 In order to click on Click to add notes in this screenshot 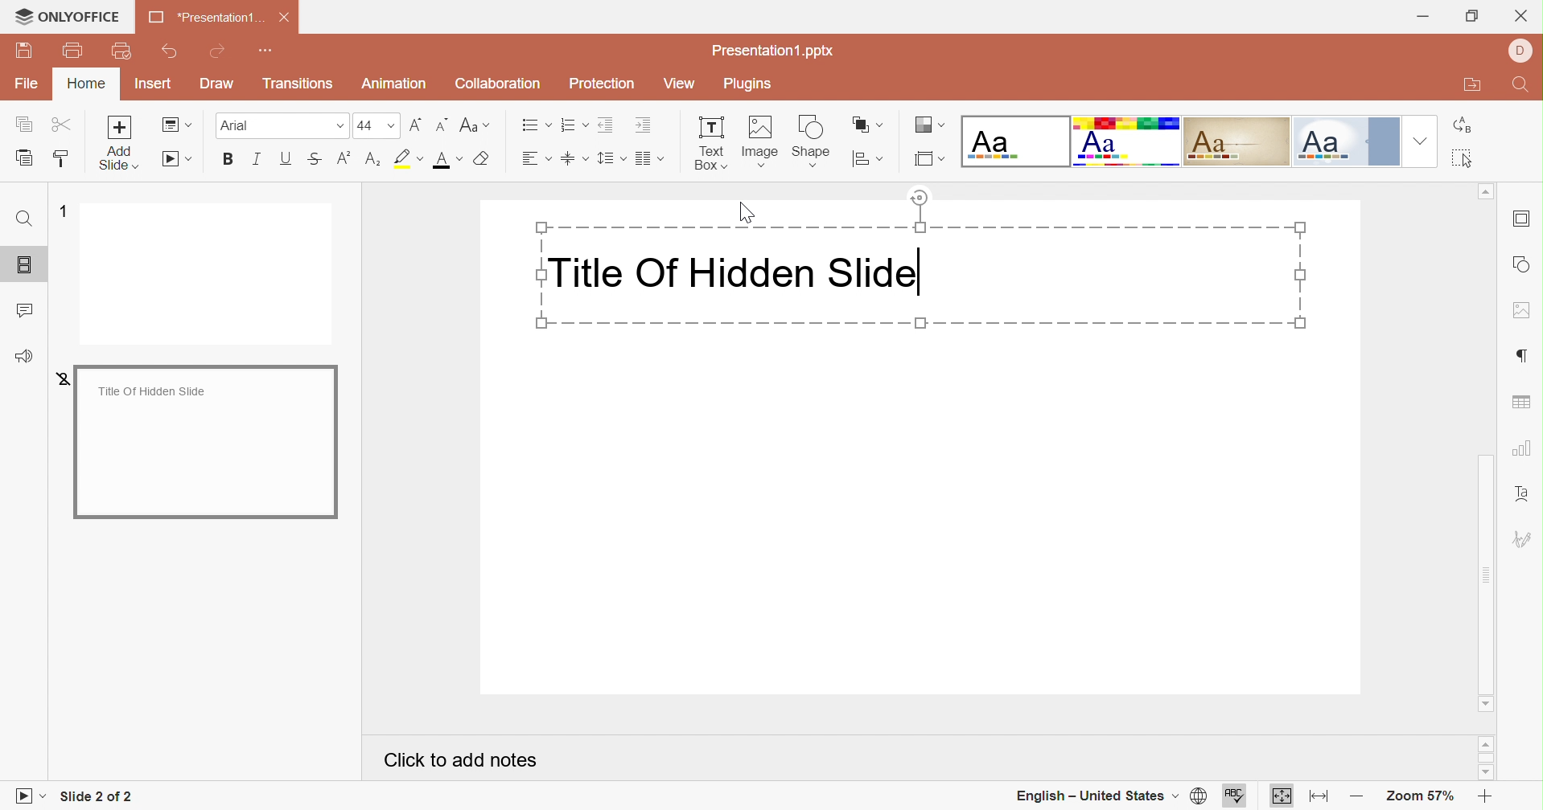, I will do `click(459, 759)`.